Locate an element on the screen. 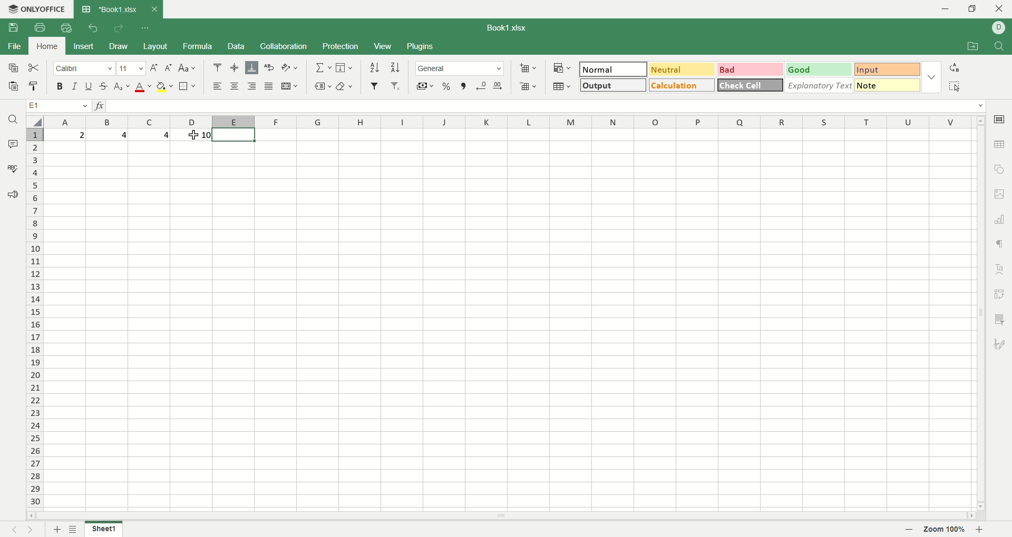 The width and height of the screenshot is (1012, 537). input is located at coordinates (887, 68).